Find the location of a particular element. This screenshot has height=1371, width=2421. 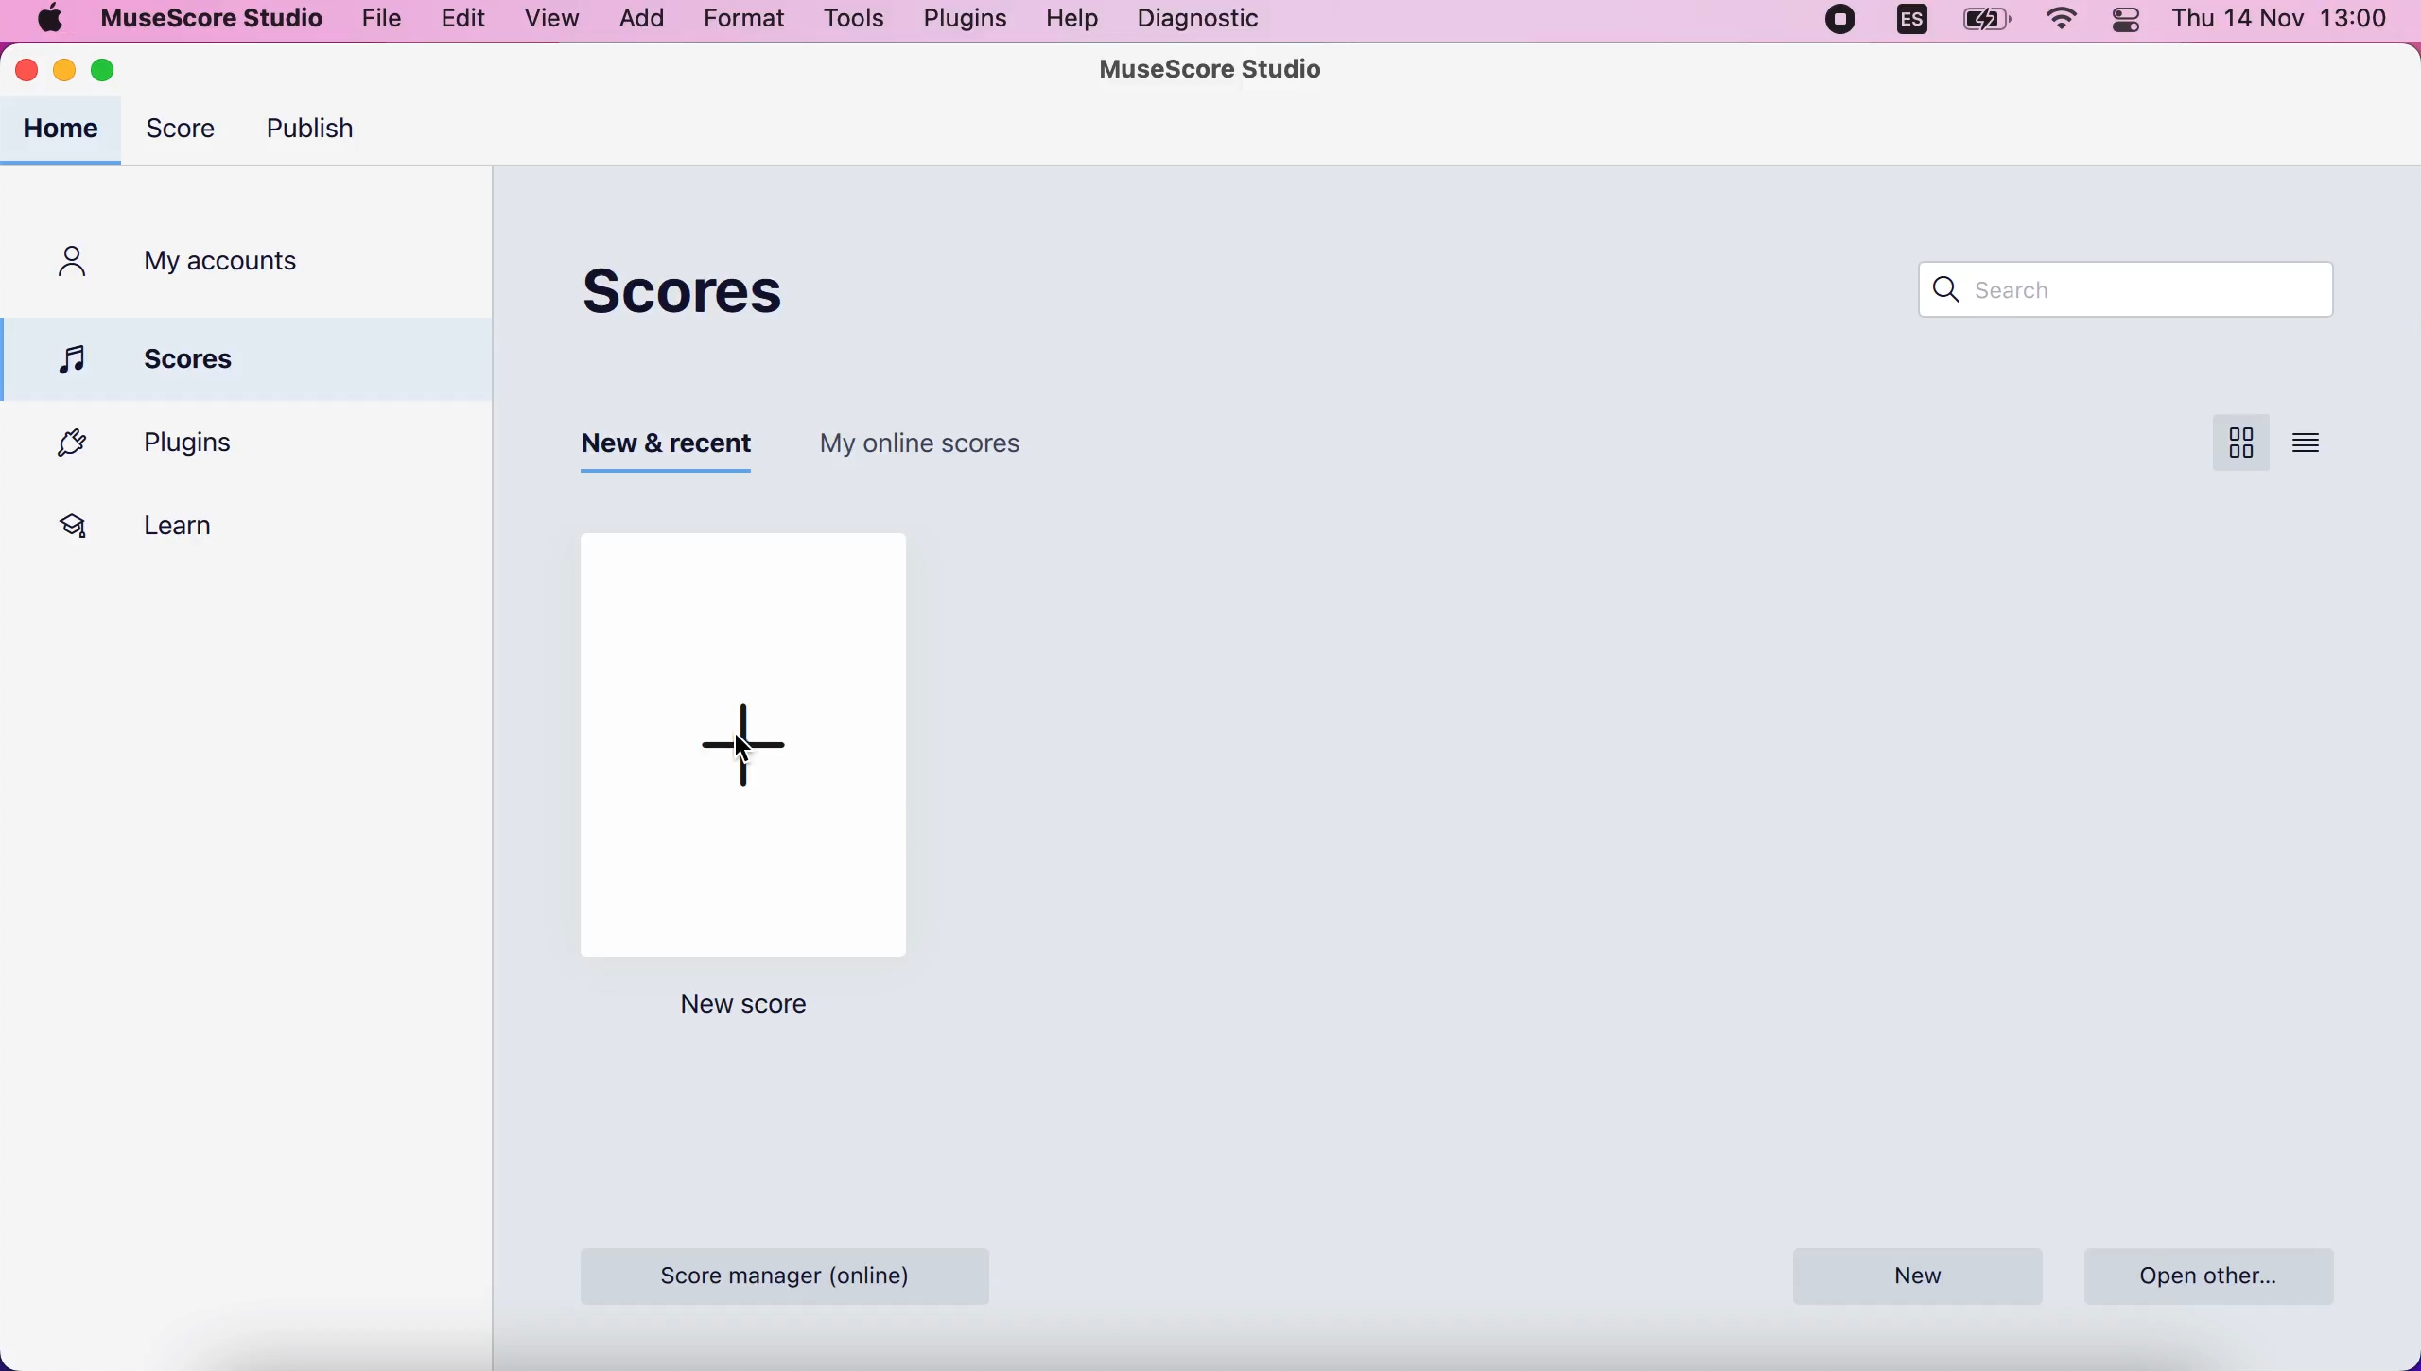

learn is located at coordinates (164, 523).